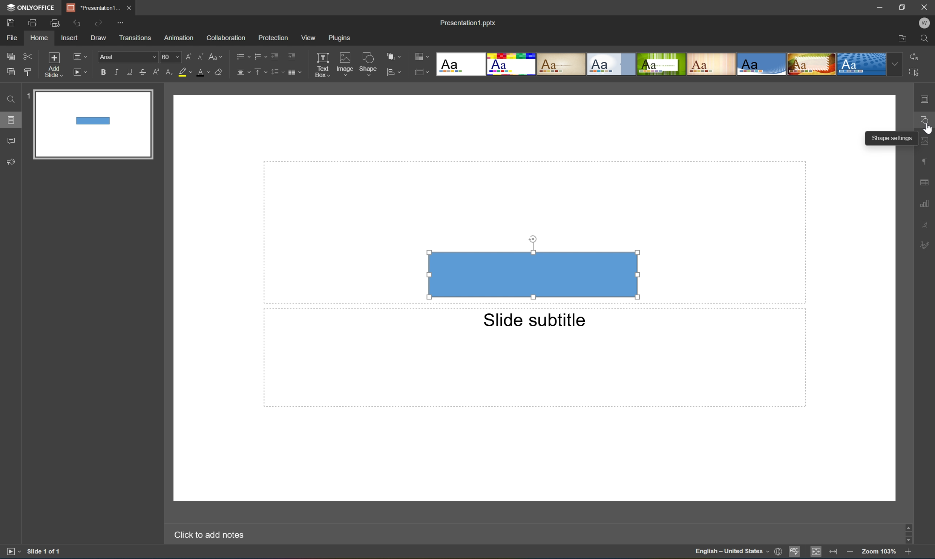 This screenshot has width=935, height=559. I want to click on English - United States, so click(732, 553).